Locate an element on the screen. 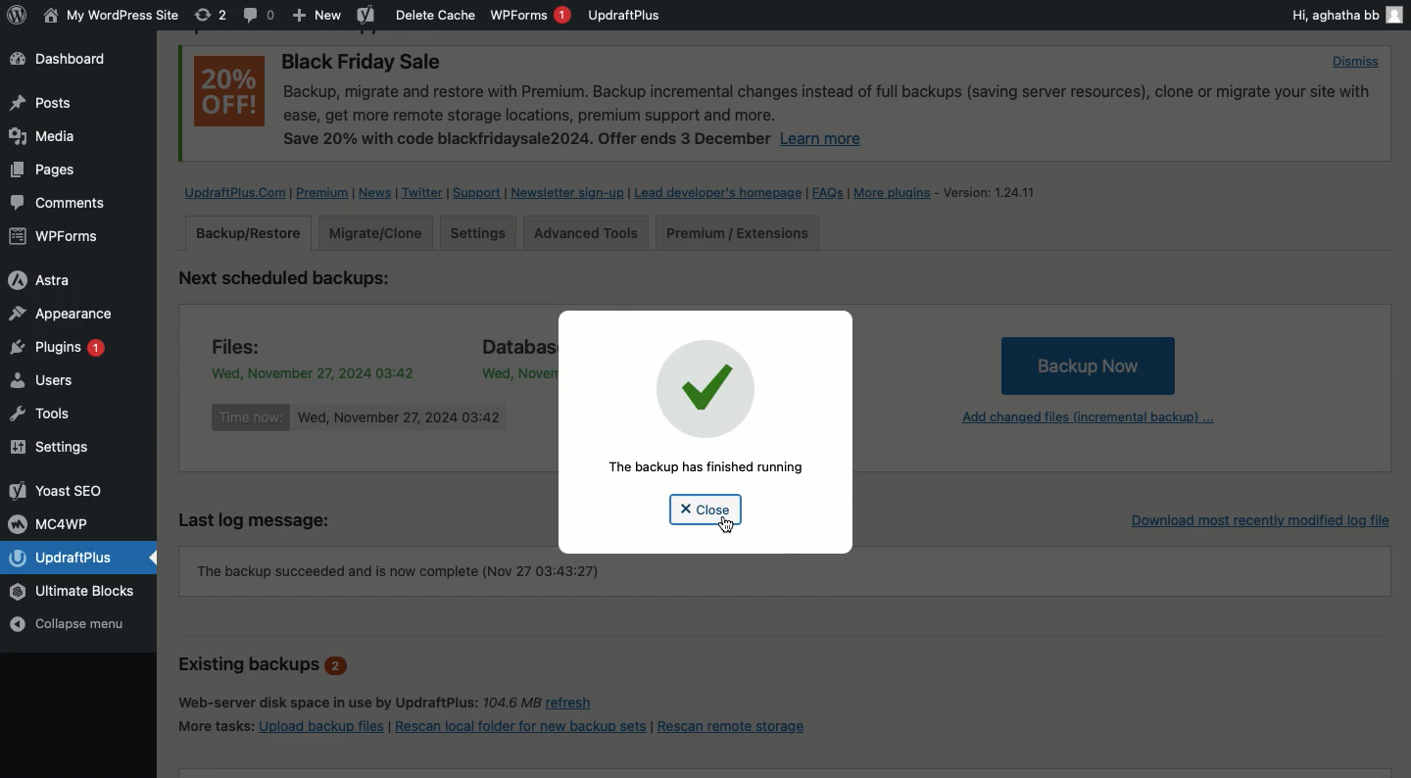  Backup, migrate and restore with Premium. Backup incremental changes instead of full backups (saving server resources), clone or migrate your site withease, get more remote storage locations, premium support and more. Save 20% with code blackfridaysale2024. Offer ends 3 December Learn more is located at coordinates (829, 119).